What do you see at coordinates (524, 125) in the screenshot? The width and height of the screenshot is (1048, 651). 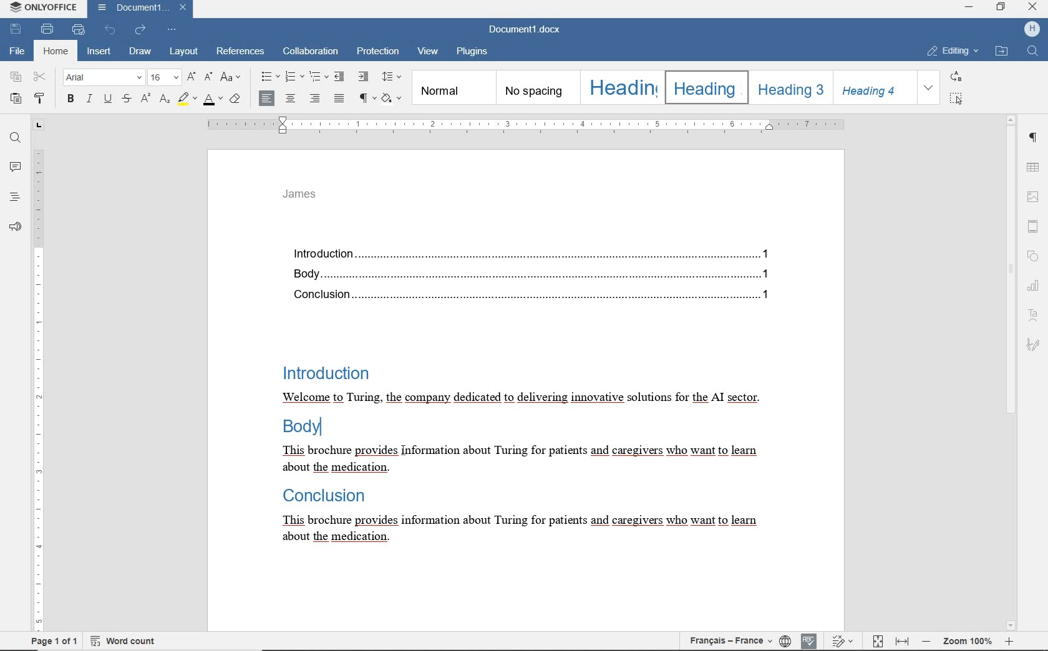 I see `RULER` at bounding box center [524, 125].